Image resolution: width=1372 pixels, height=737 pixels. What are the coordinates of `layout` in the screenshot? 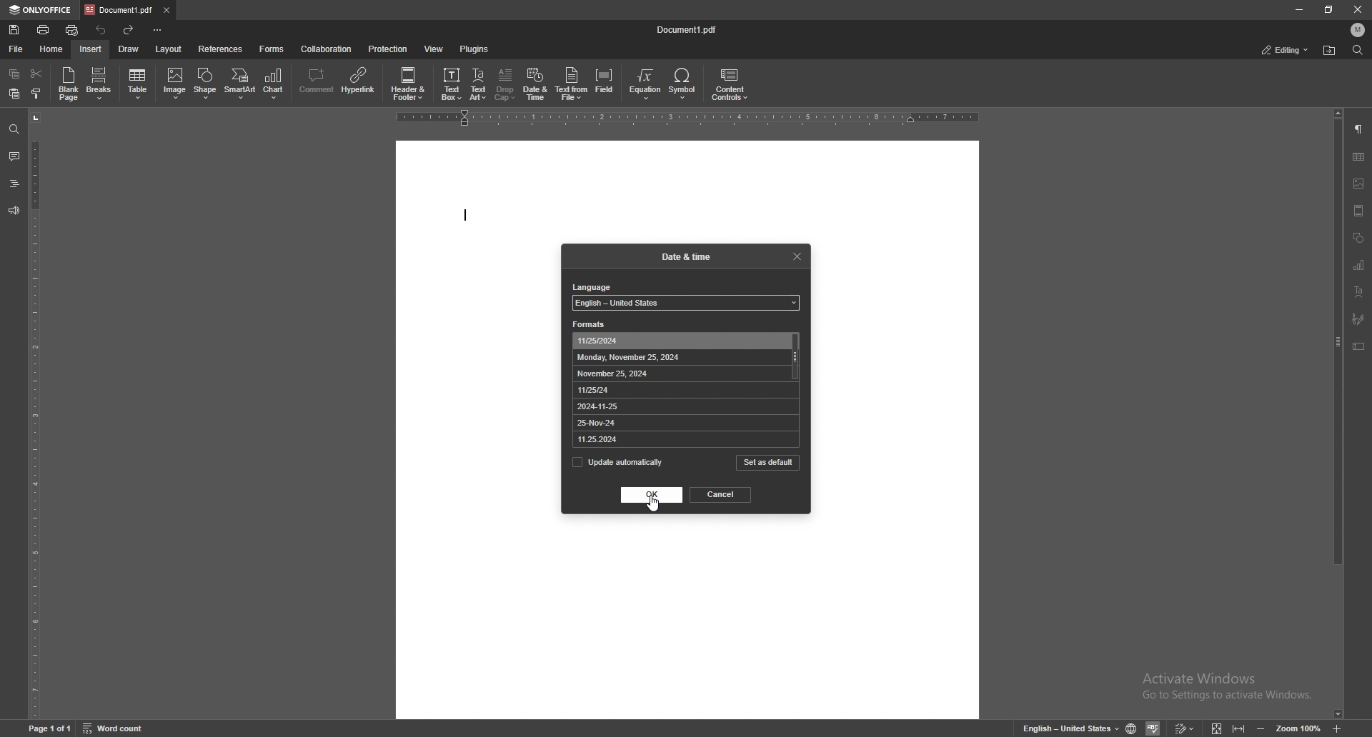 It's located at (169, 50).